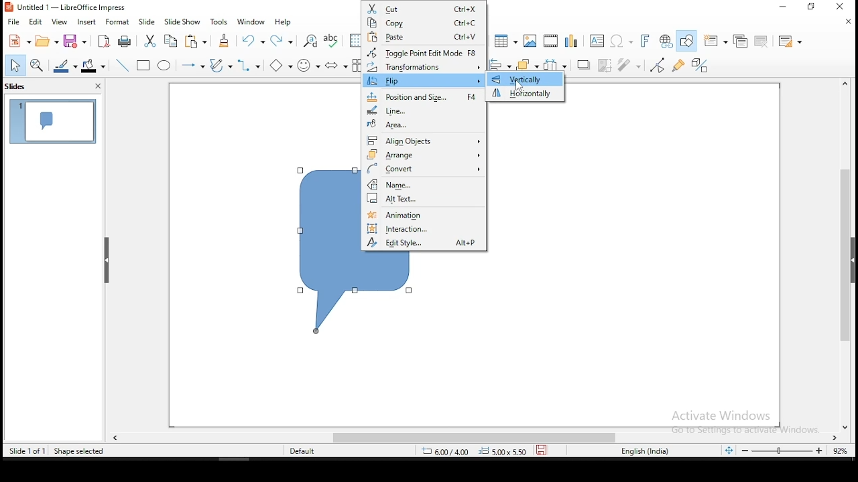  What do you see at coordinates (529, 41) in the screenshot?
I see `image` at bounding box center [529, 41].